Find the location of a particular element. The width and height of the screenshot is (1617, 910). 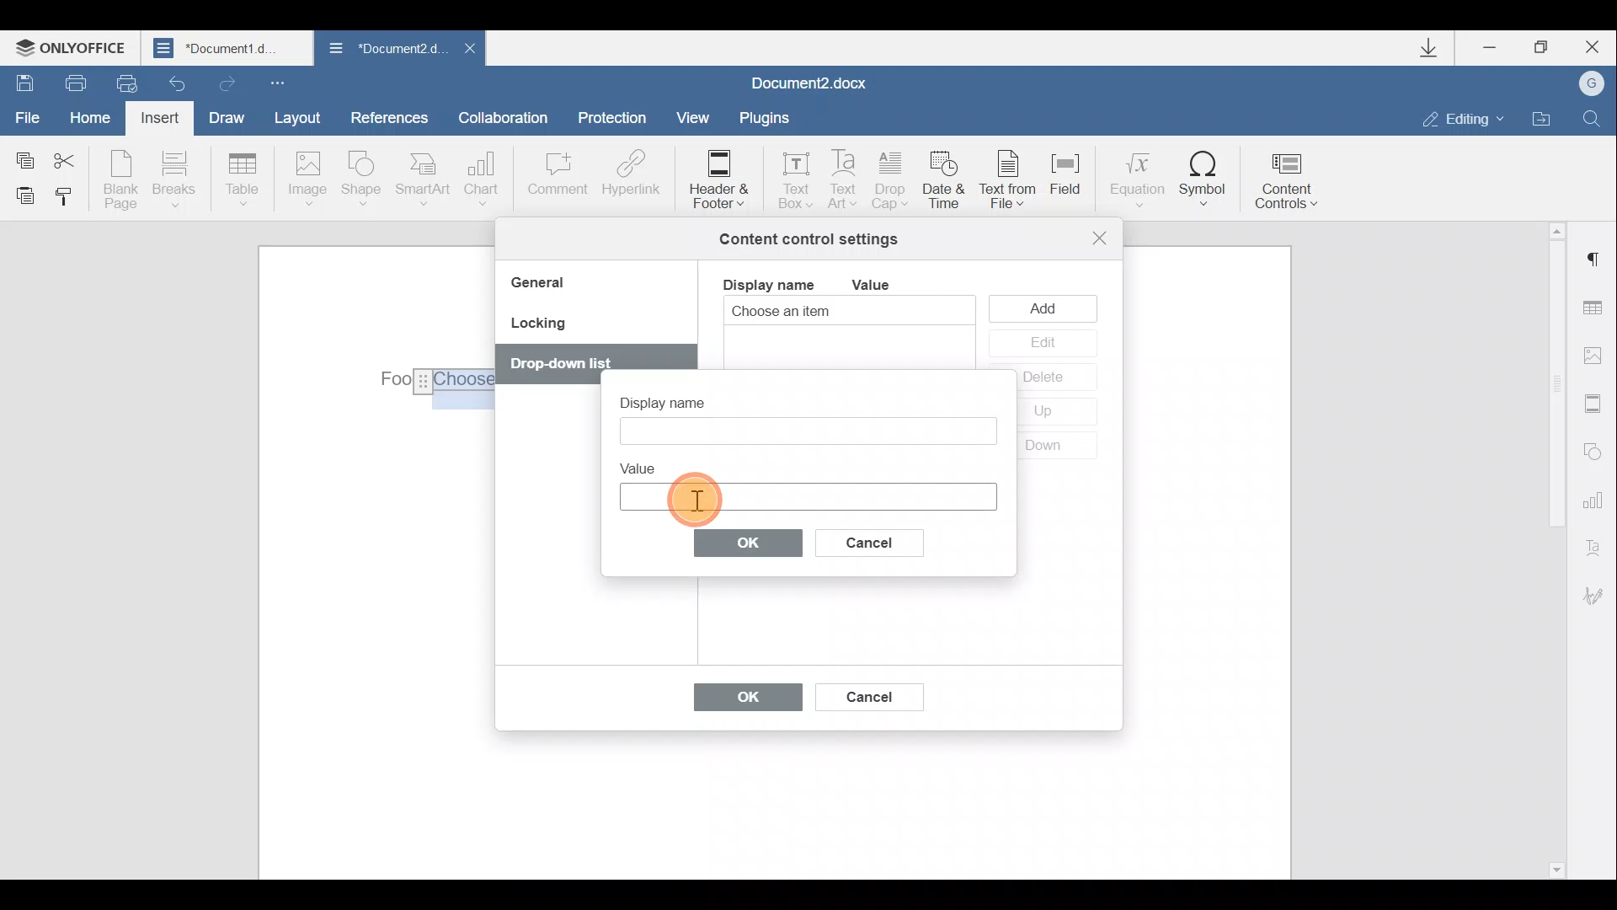

Drop cap is located at coordinates (891, 182).